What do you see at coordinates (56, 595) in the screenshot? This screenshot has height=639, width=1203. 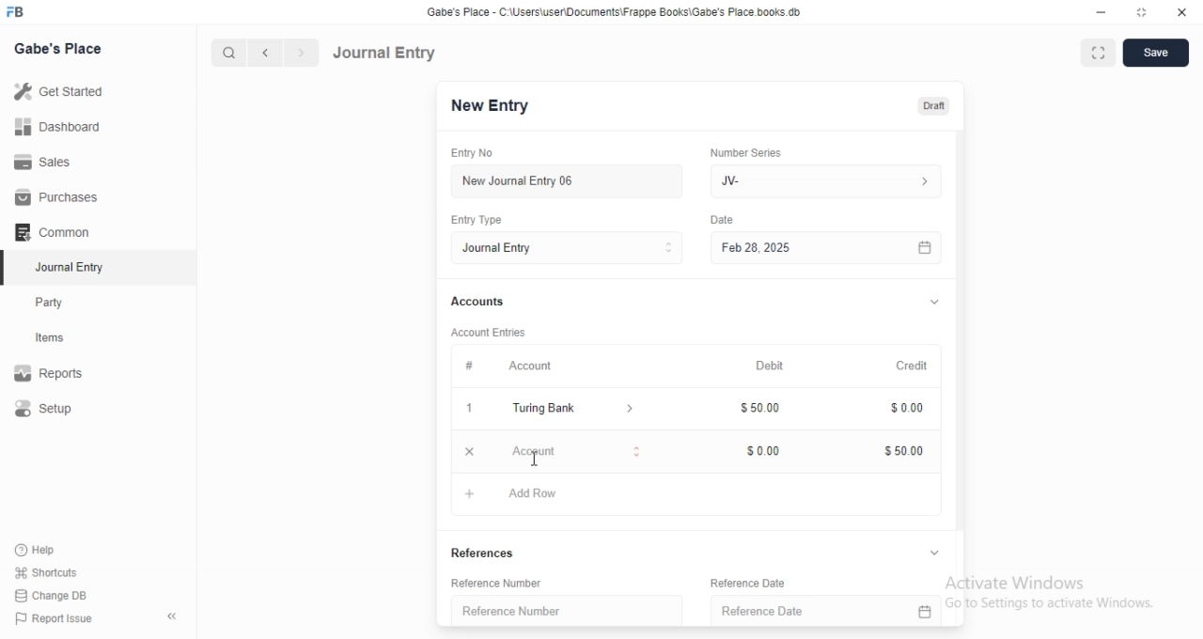 I see `Change DB` at bounding box center [56, 595].